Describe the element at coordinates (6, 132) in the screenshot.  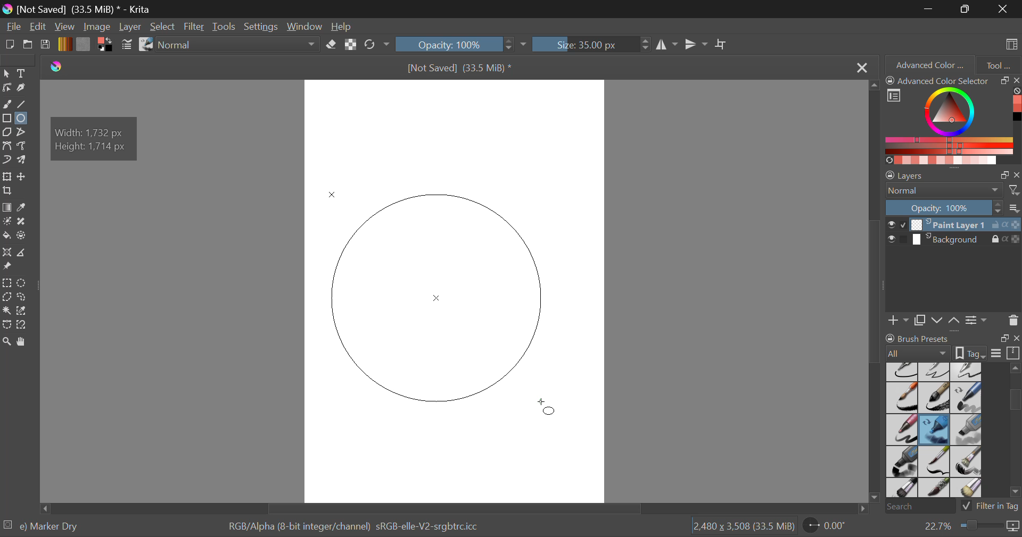
I see `Polygon Tool` at that location.